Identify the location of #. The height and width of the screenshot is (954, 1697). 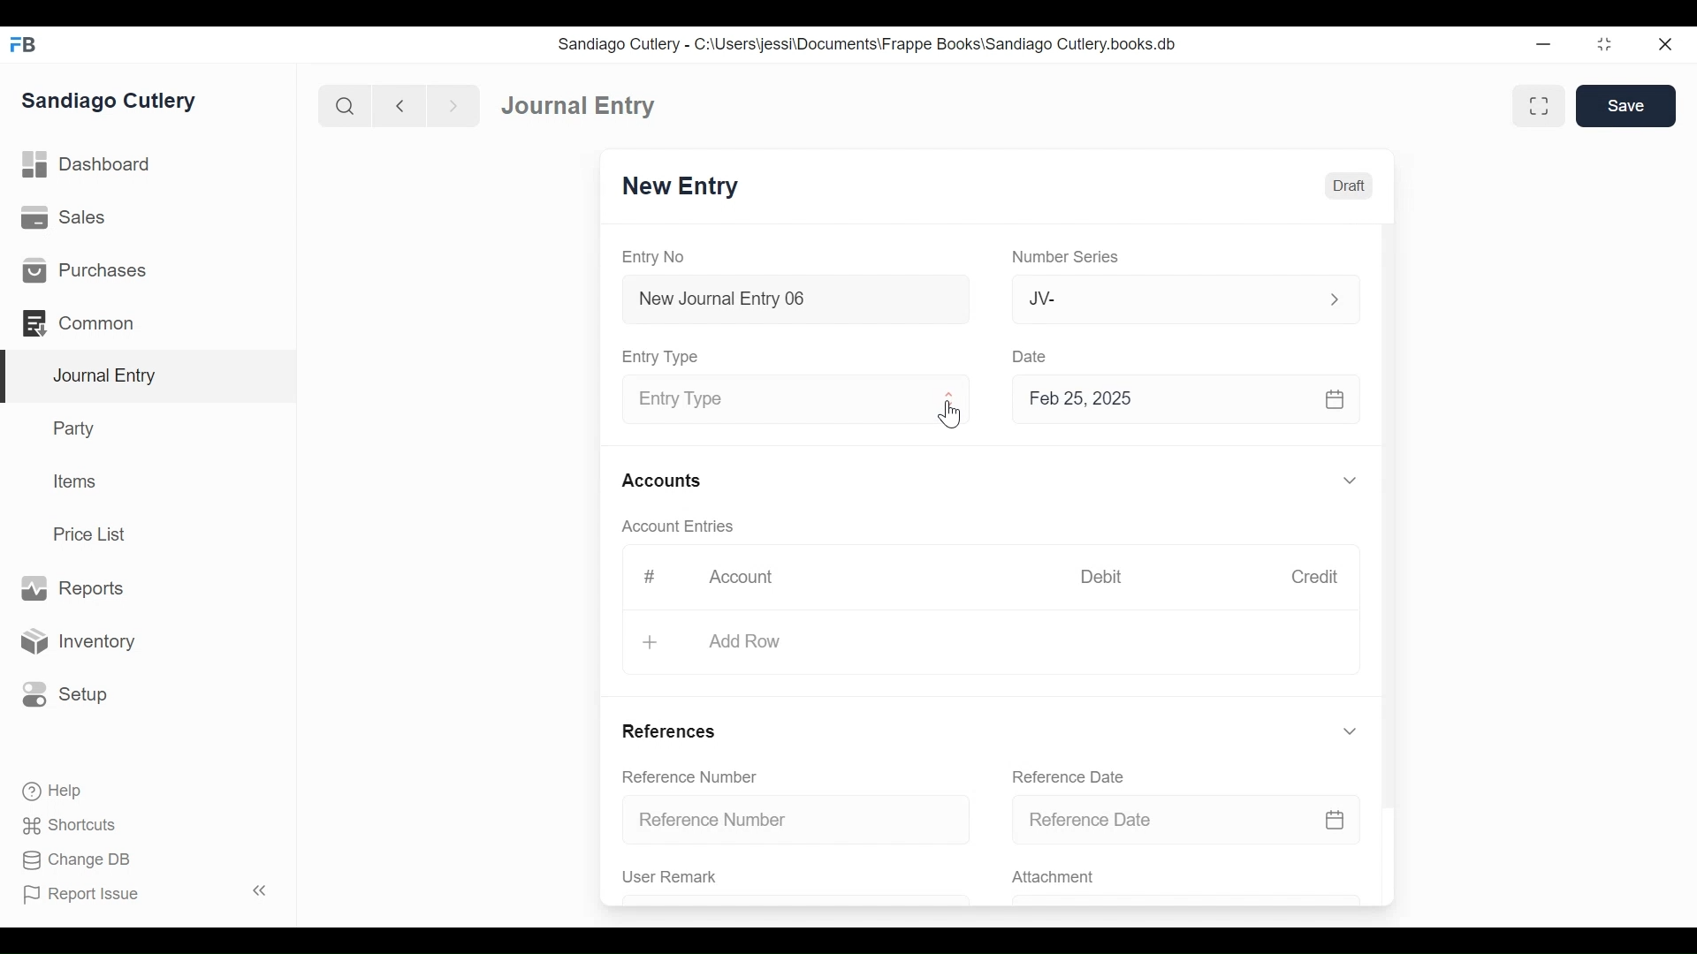
(649, 577).